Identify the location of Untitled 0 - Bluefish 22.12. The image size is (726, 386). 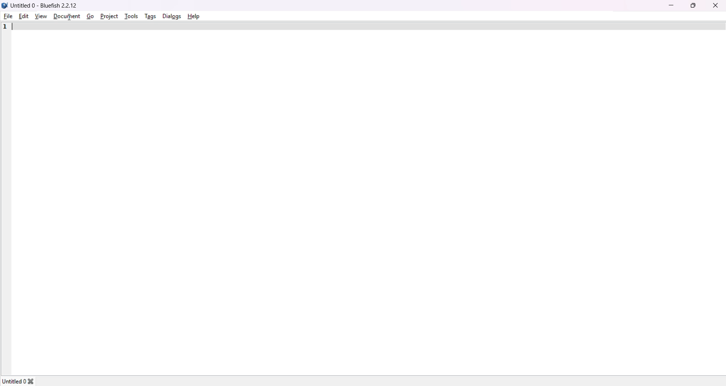
(46, 5).